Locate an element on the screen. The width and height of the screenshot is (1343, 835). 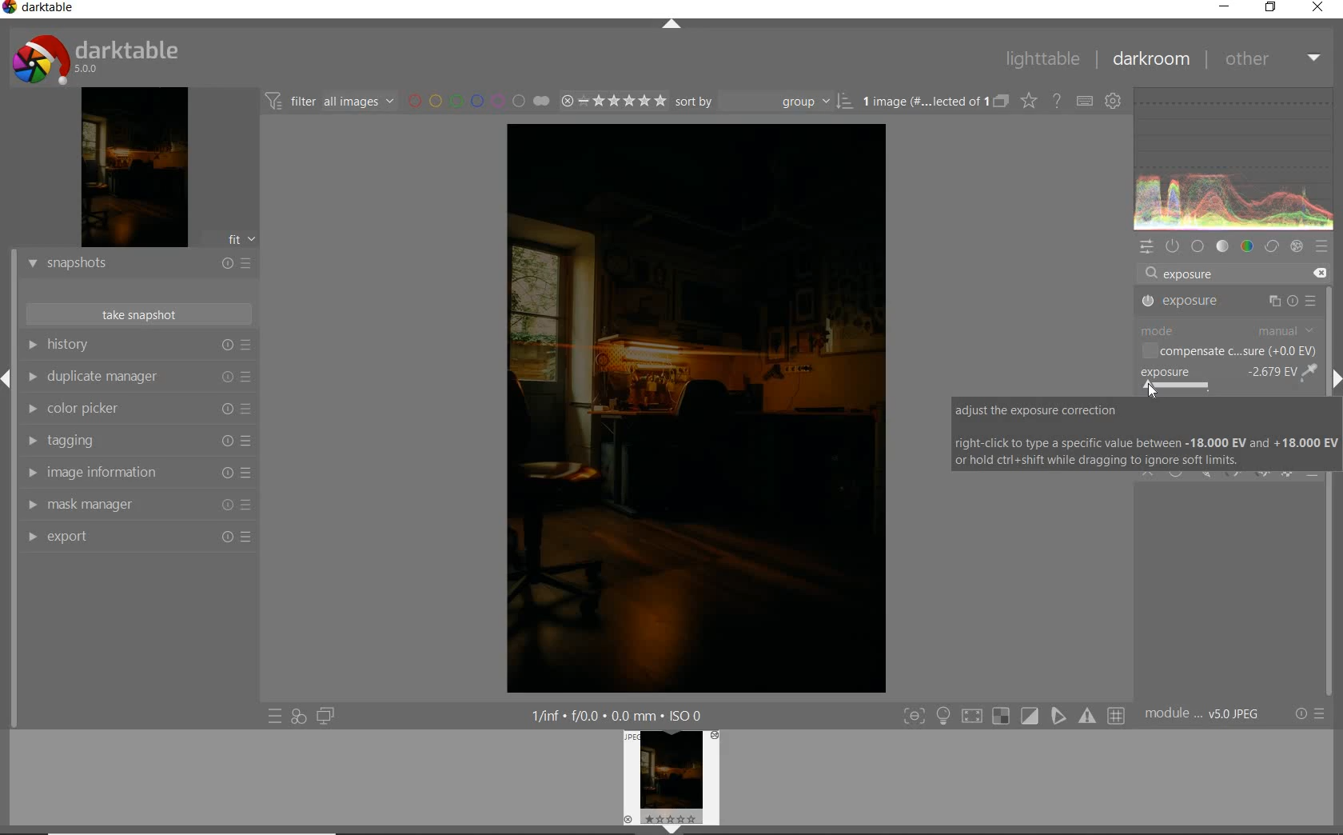
other display information is located at coordinates (616, 716).